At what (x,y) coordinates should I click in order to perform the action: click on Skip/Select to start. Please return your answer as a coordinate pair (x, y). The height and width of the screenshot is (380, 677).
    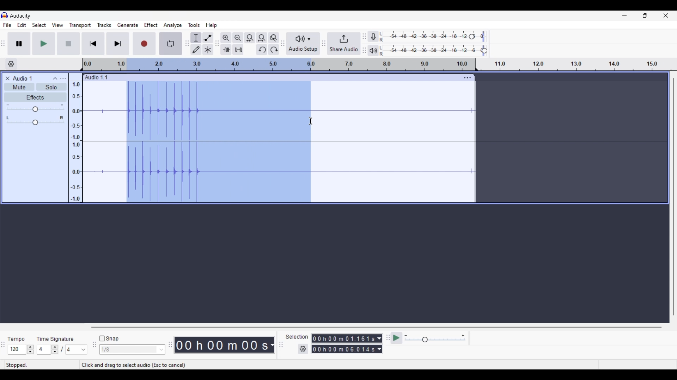
    Looking at the image, I should click on (93, 43).